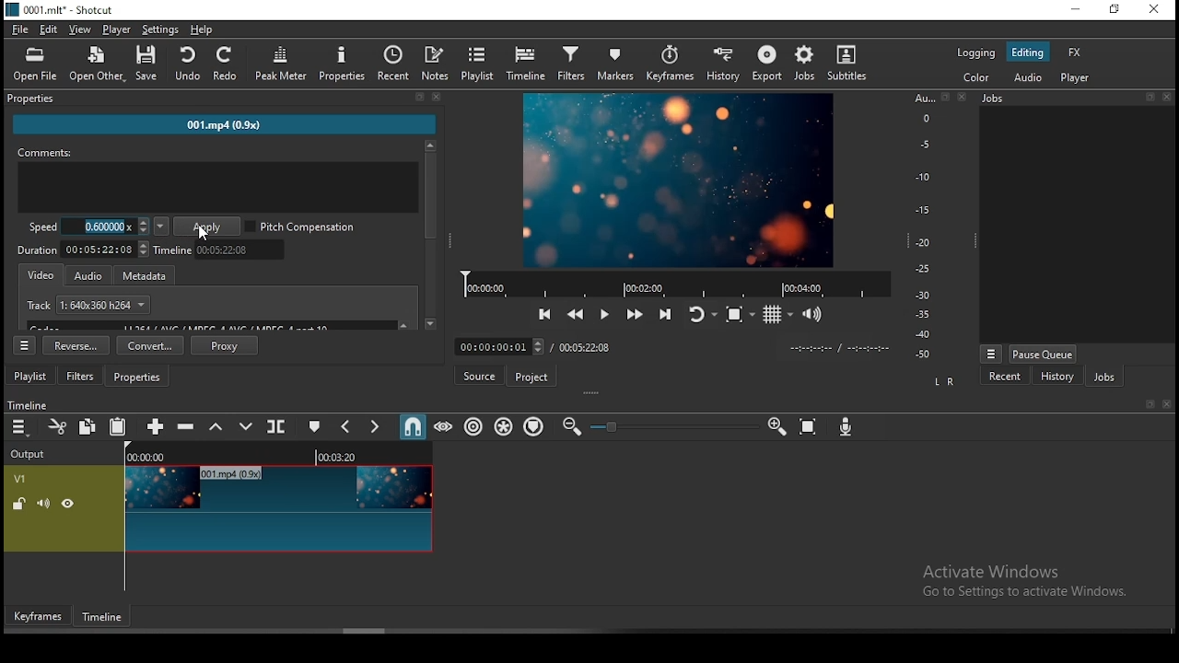 The image size is (1179, 663). Describe the element at coordinates (802, 65) in the screenshot. I see `jobs` at that location.